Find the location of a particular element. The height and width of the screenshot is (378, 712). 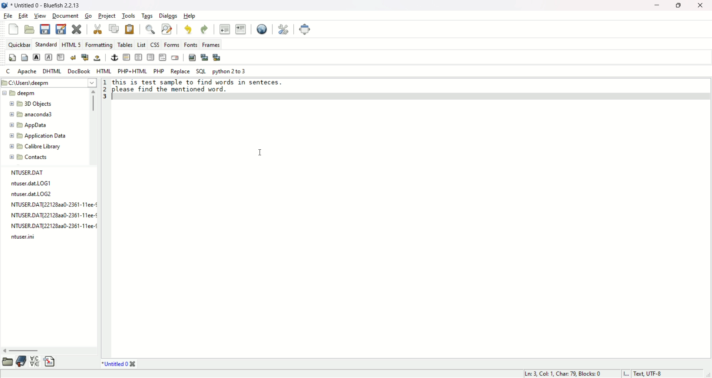

contacts is located at coordinates (28, 158).